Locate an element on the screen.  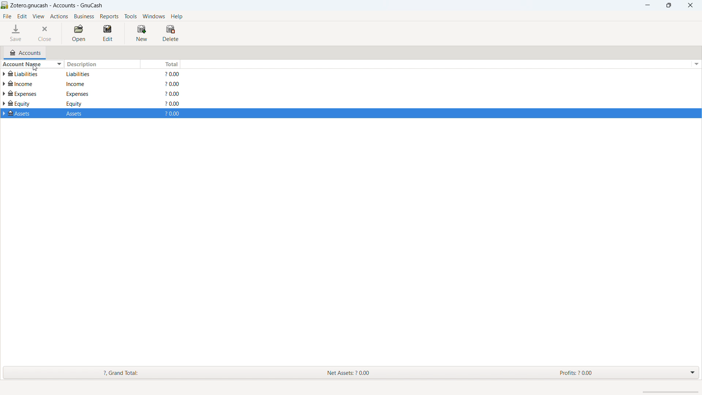
expand subaccounts is located at coordinates (4, 74).